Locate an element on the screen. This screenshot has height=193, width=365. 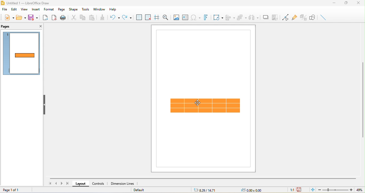
table is located at coordinates (207, 106).